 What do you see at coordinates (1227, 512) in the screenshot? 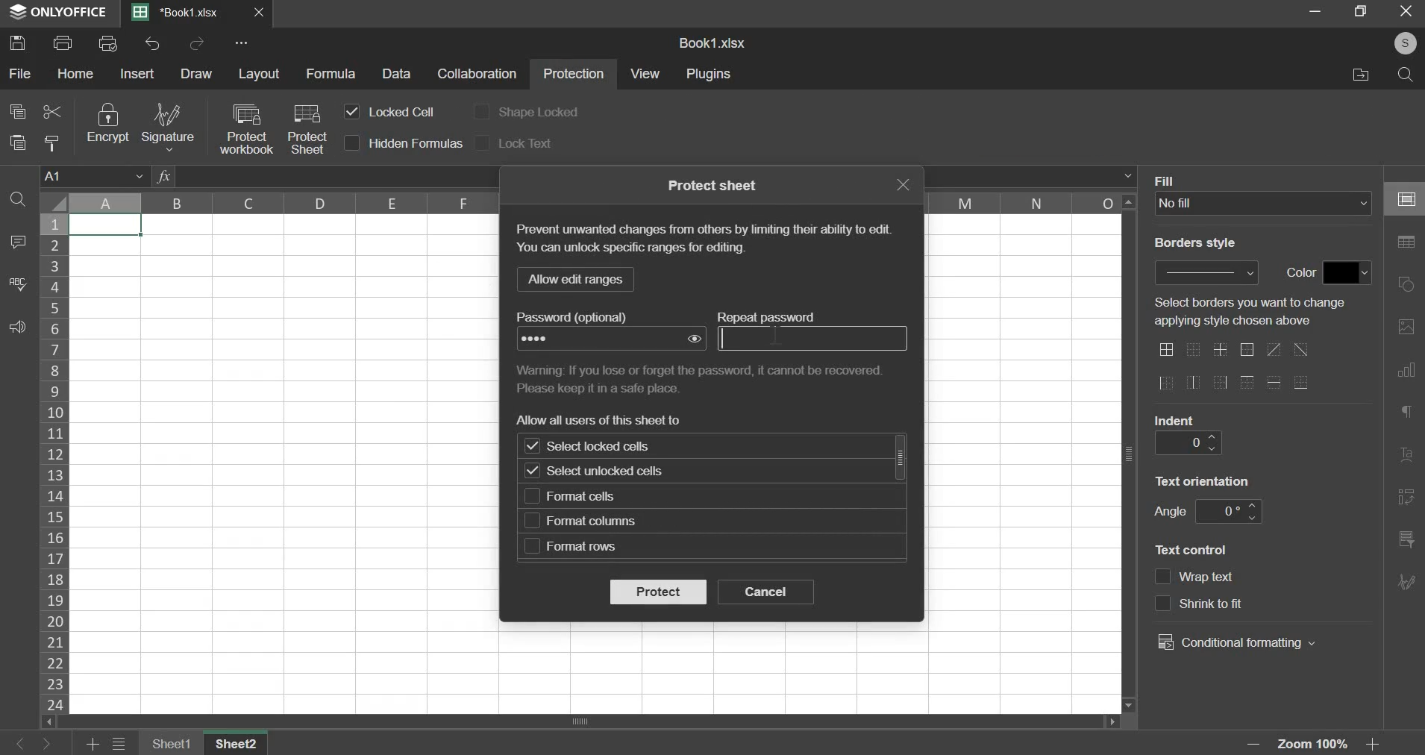
I see `angle` at bounding box center [1227, 512].